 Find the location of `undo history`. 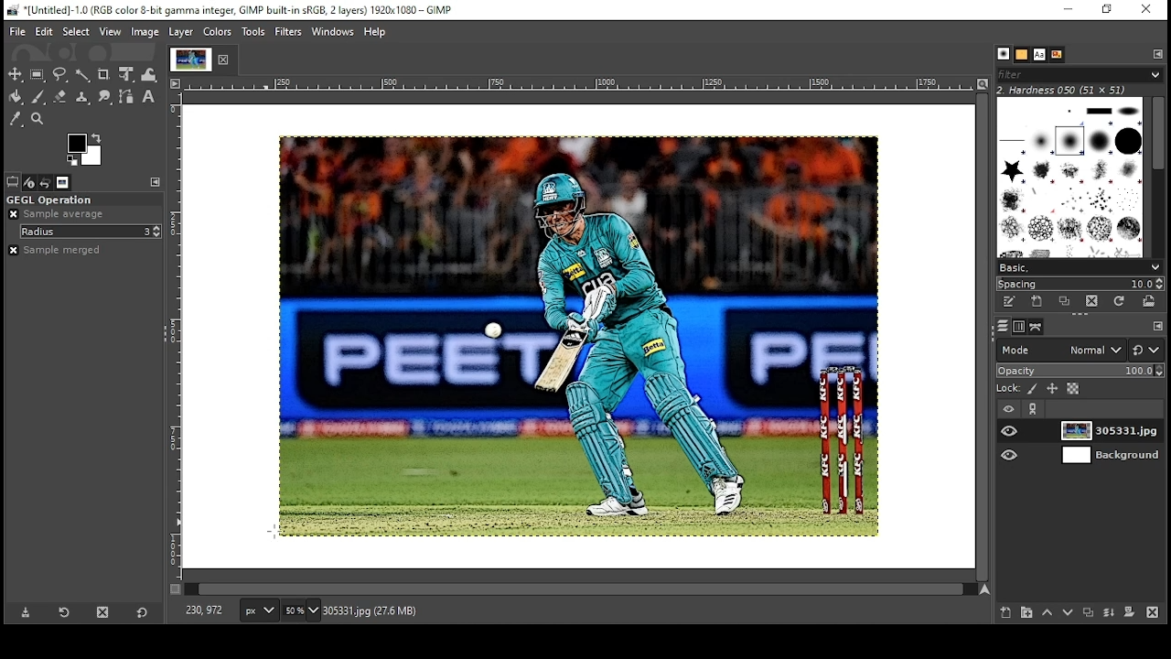

undo history is located at coordinates (46, 183).